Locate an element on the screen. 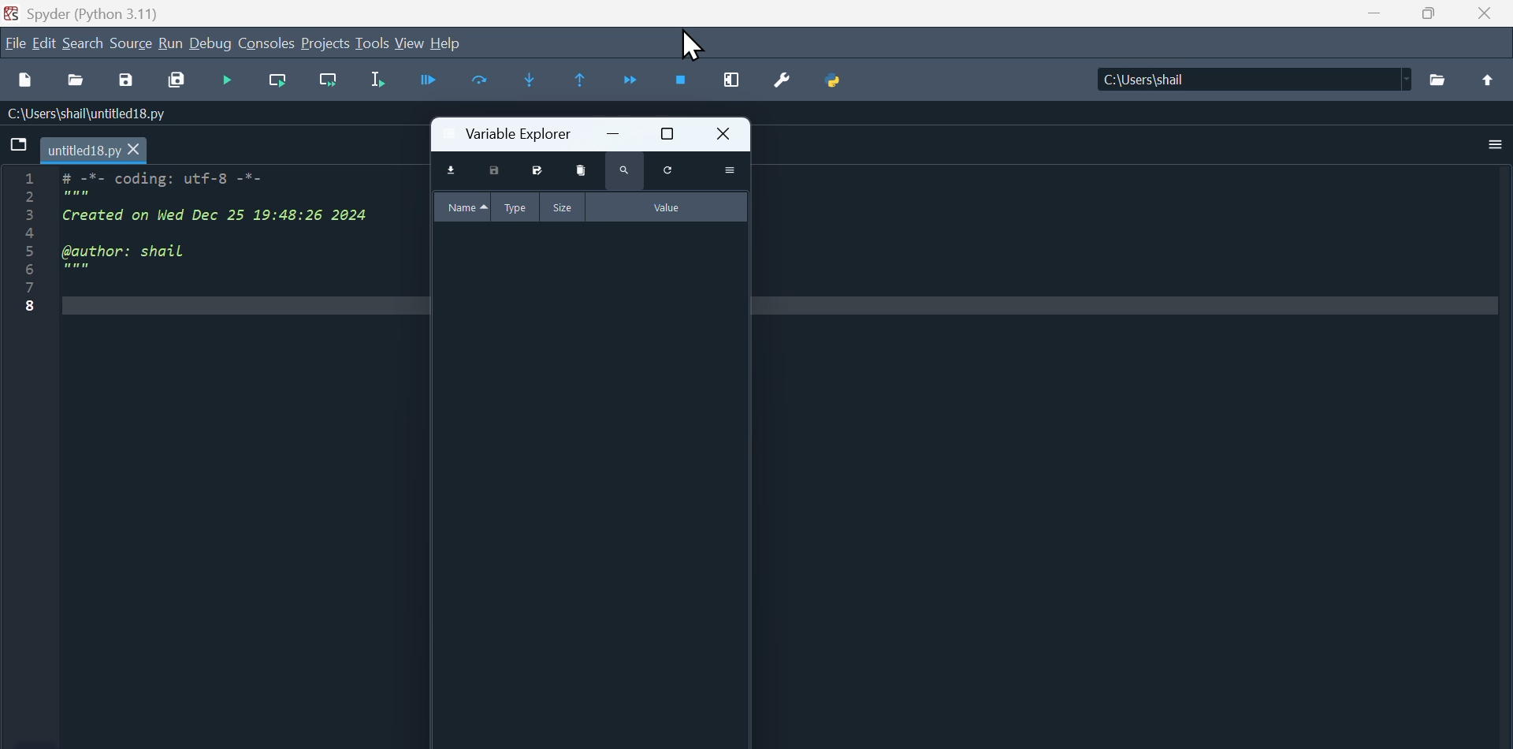 The height and width of the screenshot is (749, 1513). maximize is located at coordinates (667, 133).